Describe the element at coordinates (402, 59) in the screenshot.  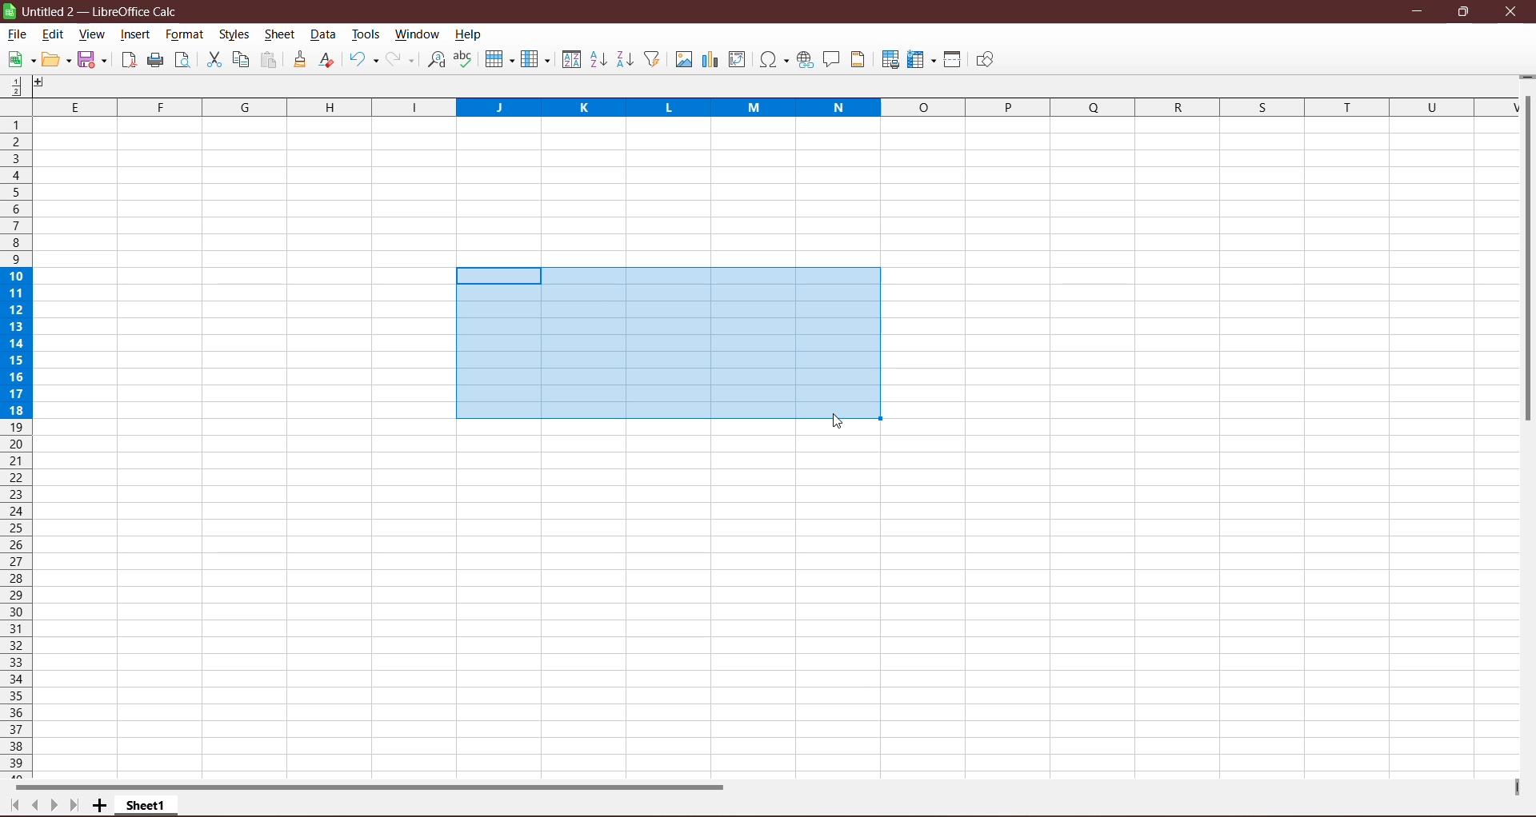
I see `Redo` at that location.